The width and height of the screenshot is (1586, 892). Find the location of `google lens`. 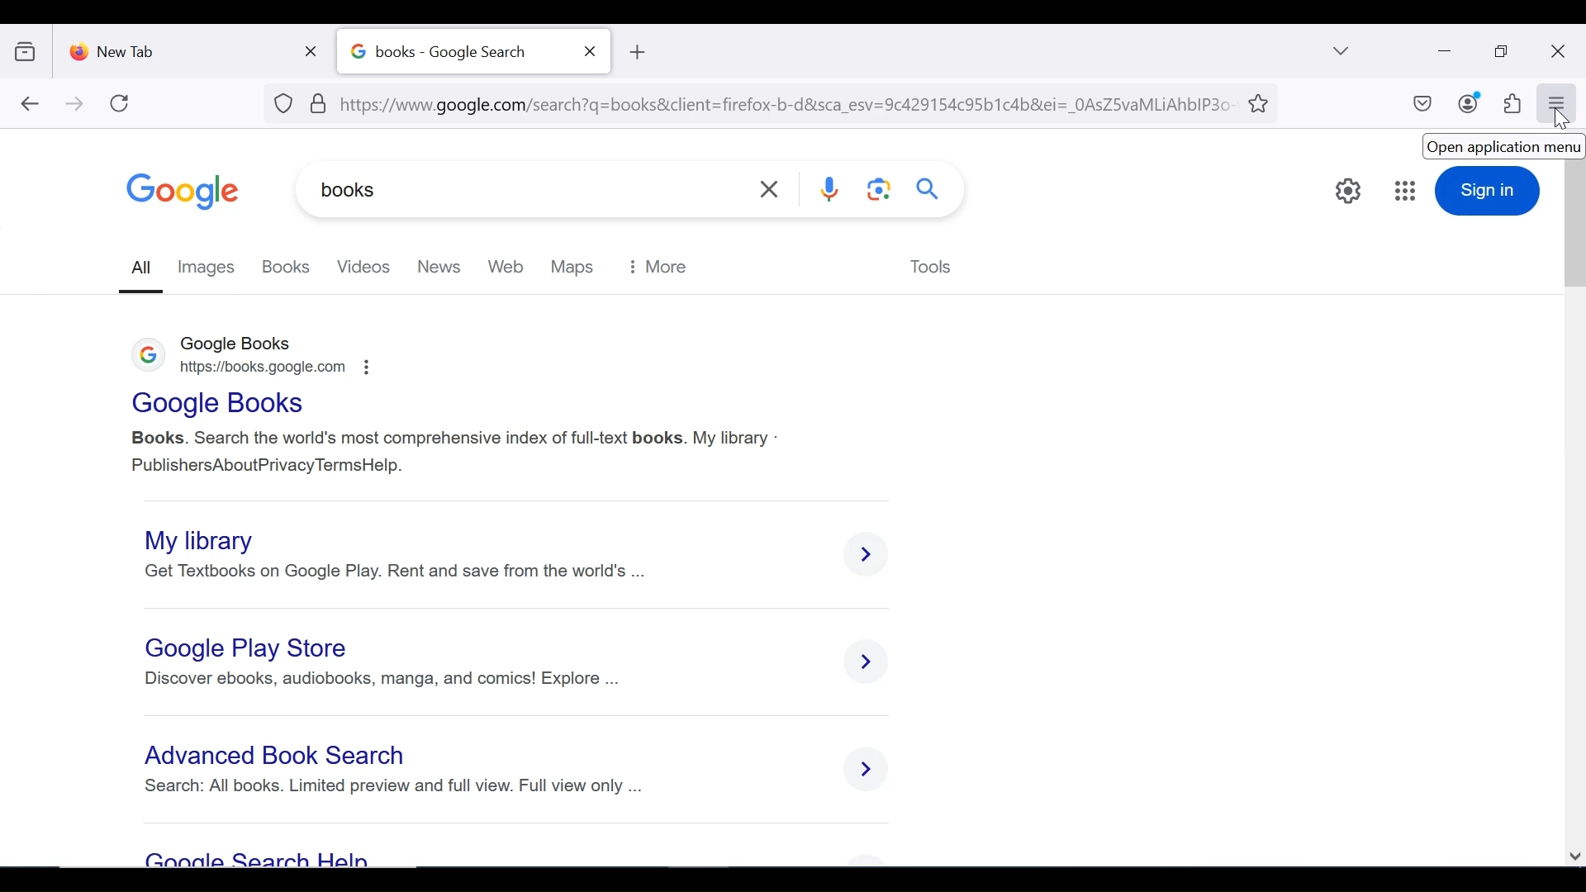

google lens is located at coordinates (876, 192).